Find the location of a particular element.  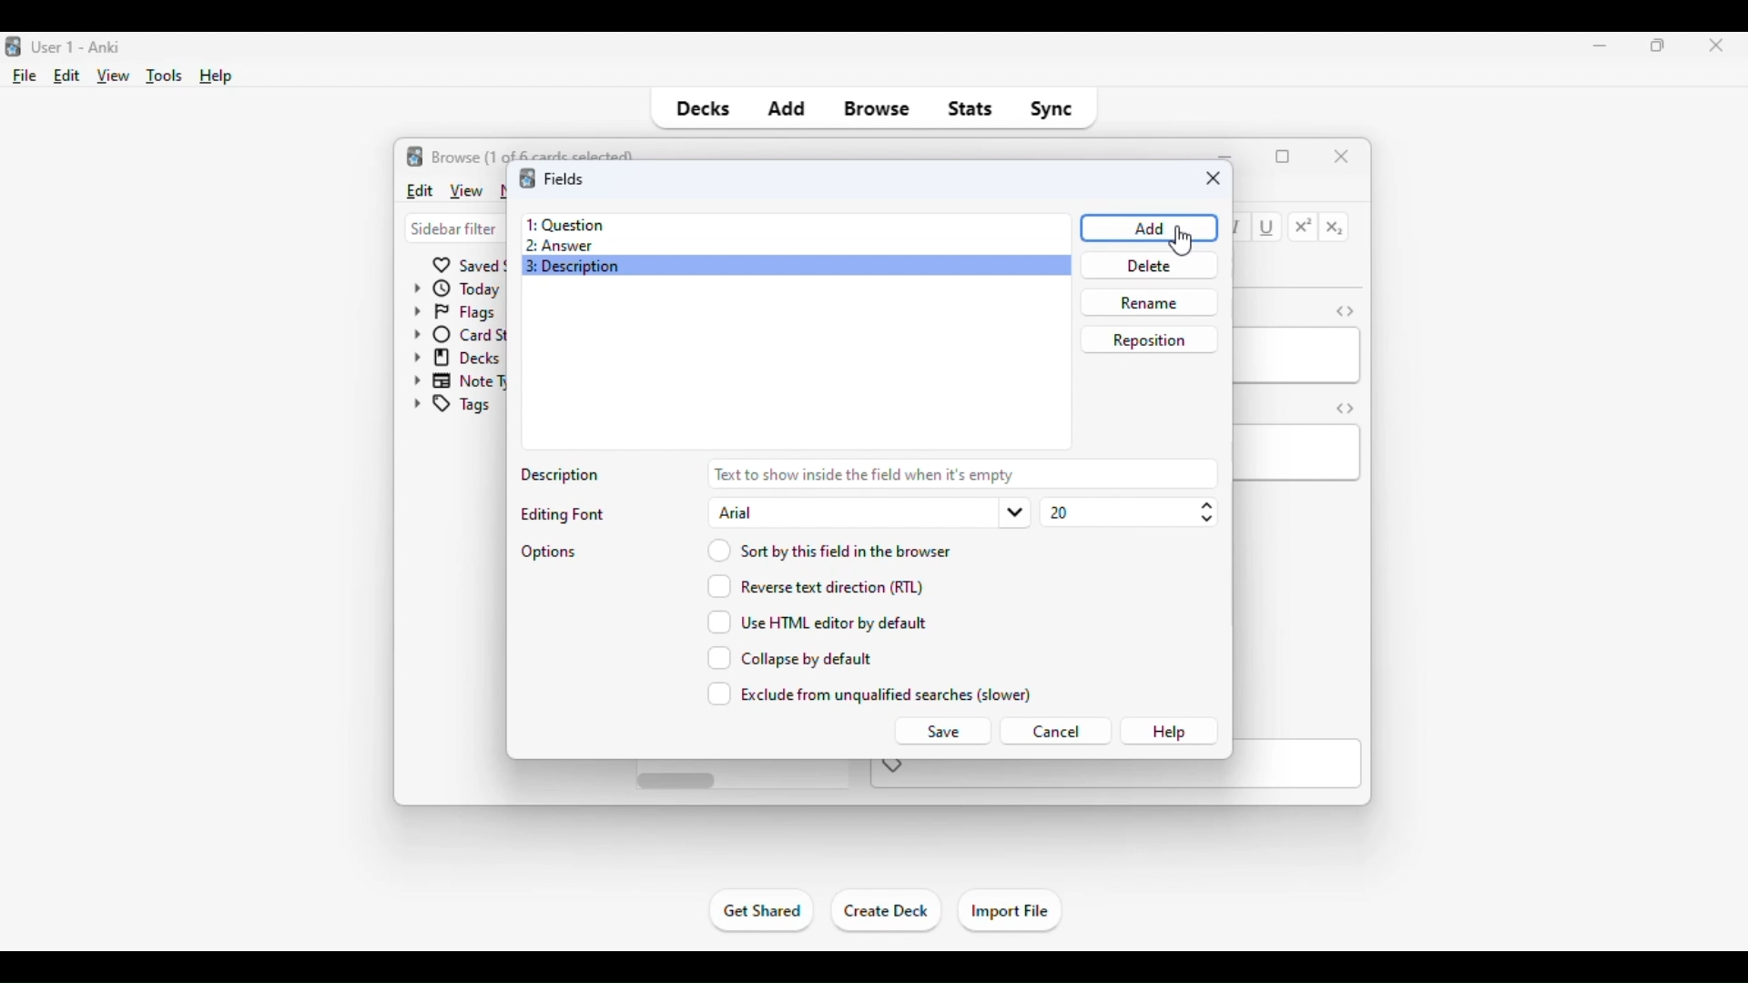

cancel is located at coordinates (1055, 732).